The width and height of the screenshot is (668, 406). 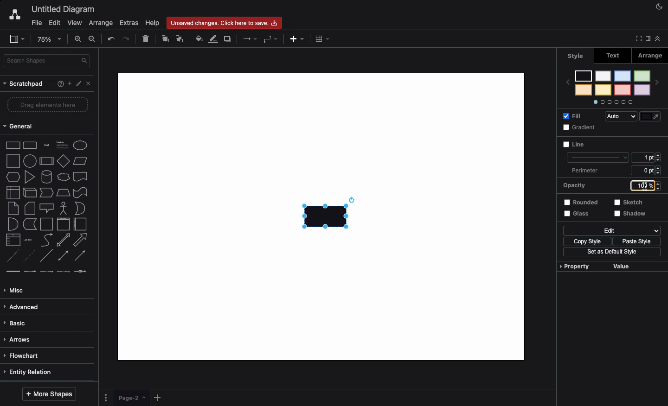 I want to click on View, so click(x=76, y=23).